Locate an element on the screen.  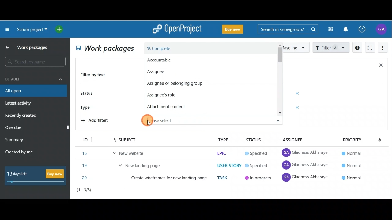
Search bar is located at coordinates (288, 29).